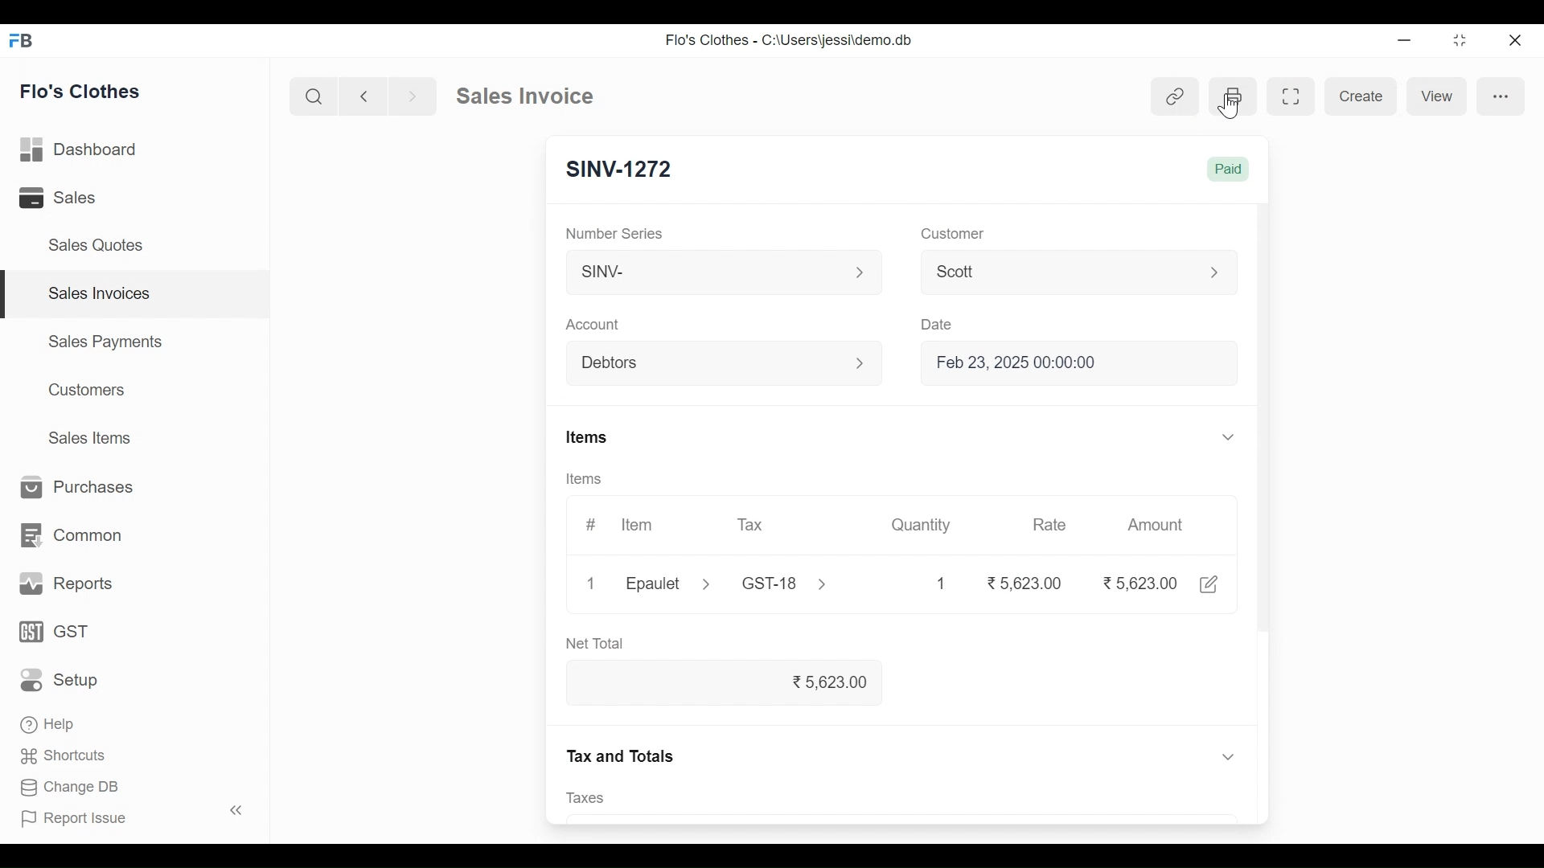  Describe the element at coordinates (68, 755) in the screenshot. I see `' Shortcuts` at that location.